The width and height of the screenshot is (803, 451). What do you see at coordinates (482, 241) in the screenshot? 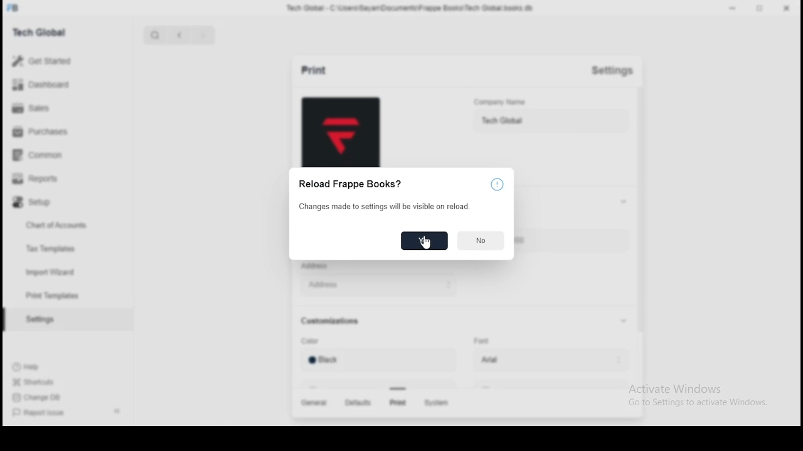
I see `no ` at bounding box center [482, 241].